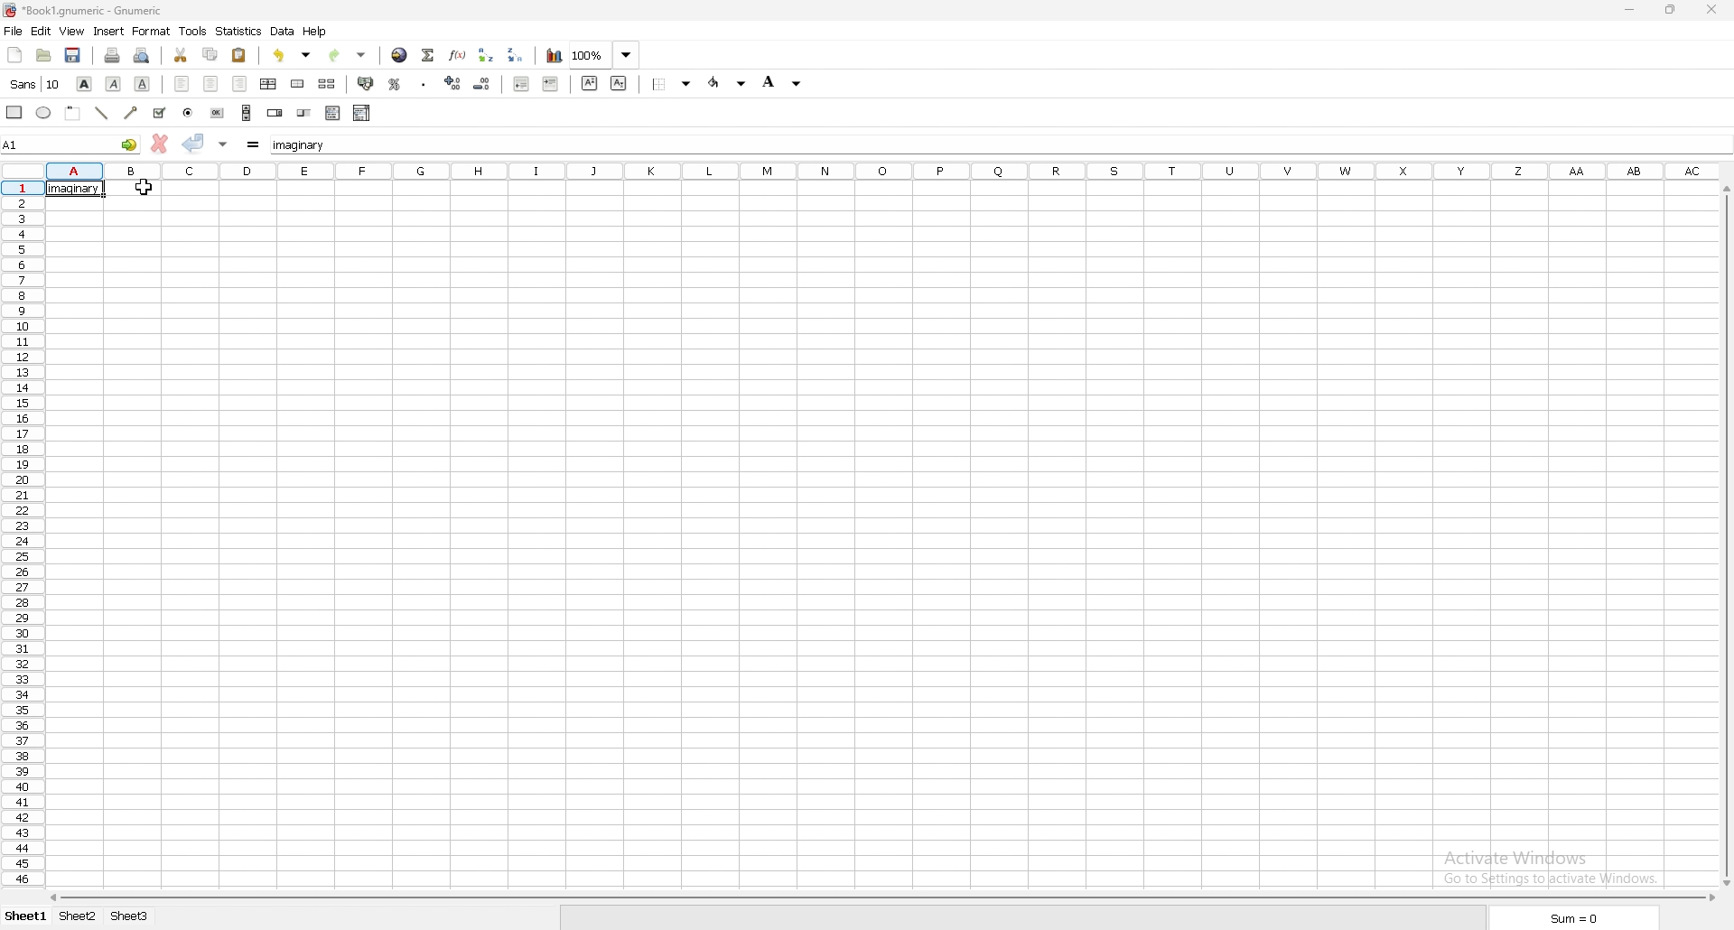 The width and height of the screenshot is (1734, 930). What do you see at coordinates (75, 190) in the screenshot?
I see `word` at bounding box center [75, 190].